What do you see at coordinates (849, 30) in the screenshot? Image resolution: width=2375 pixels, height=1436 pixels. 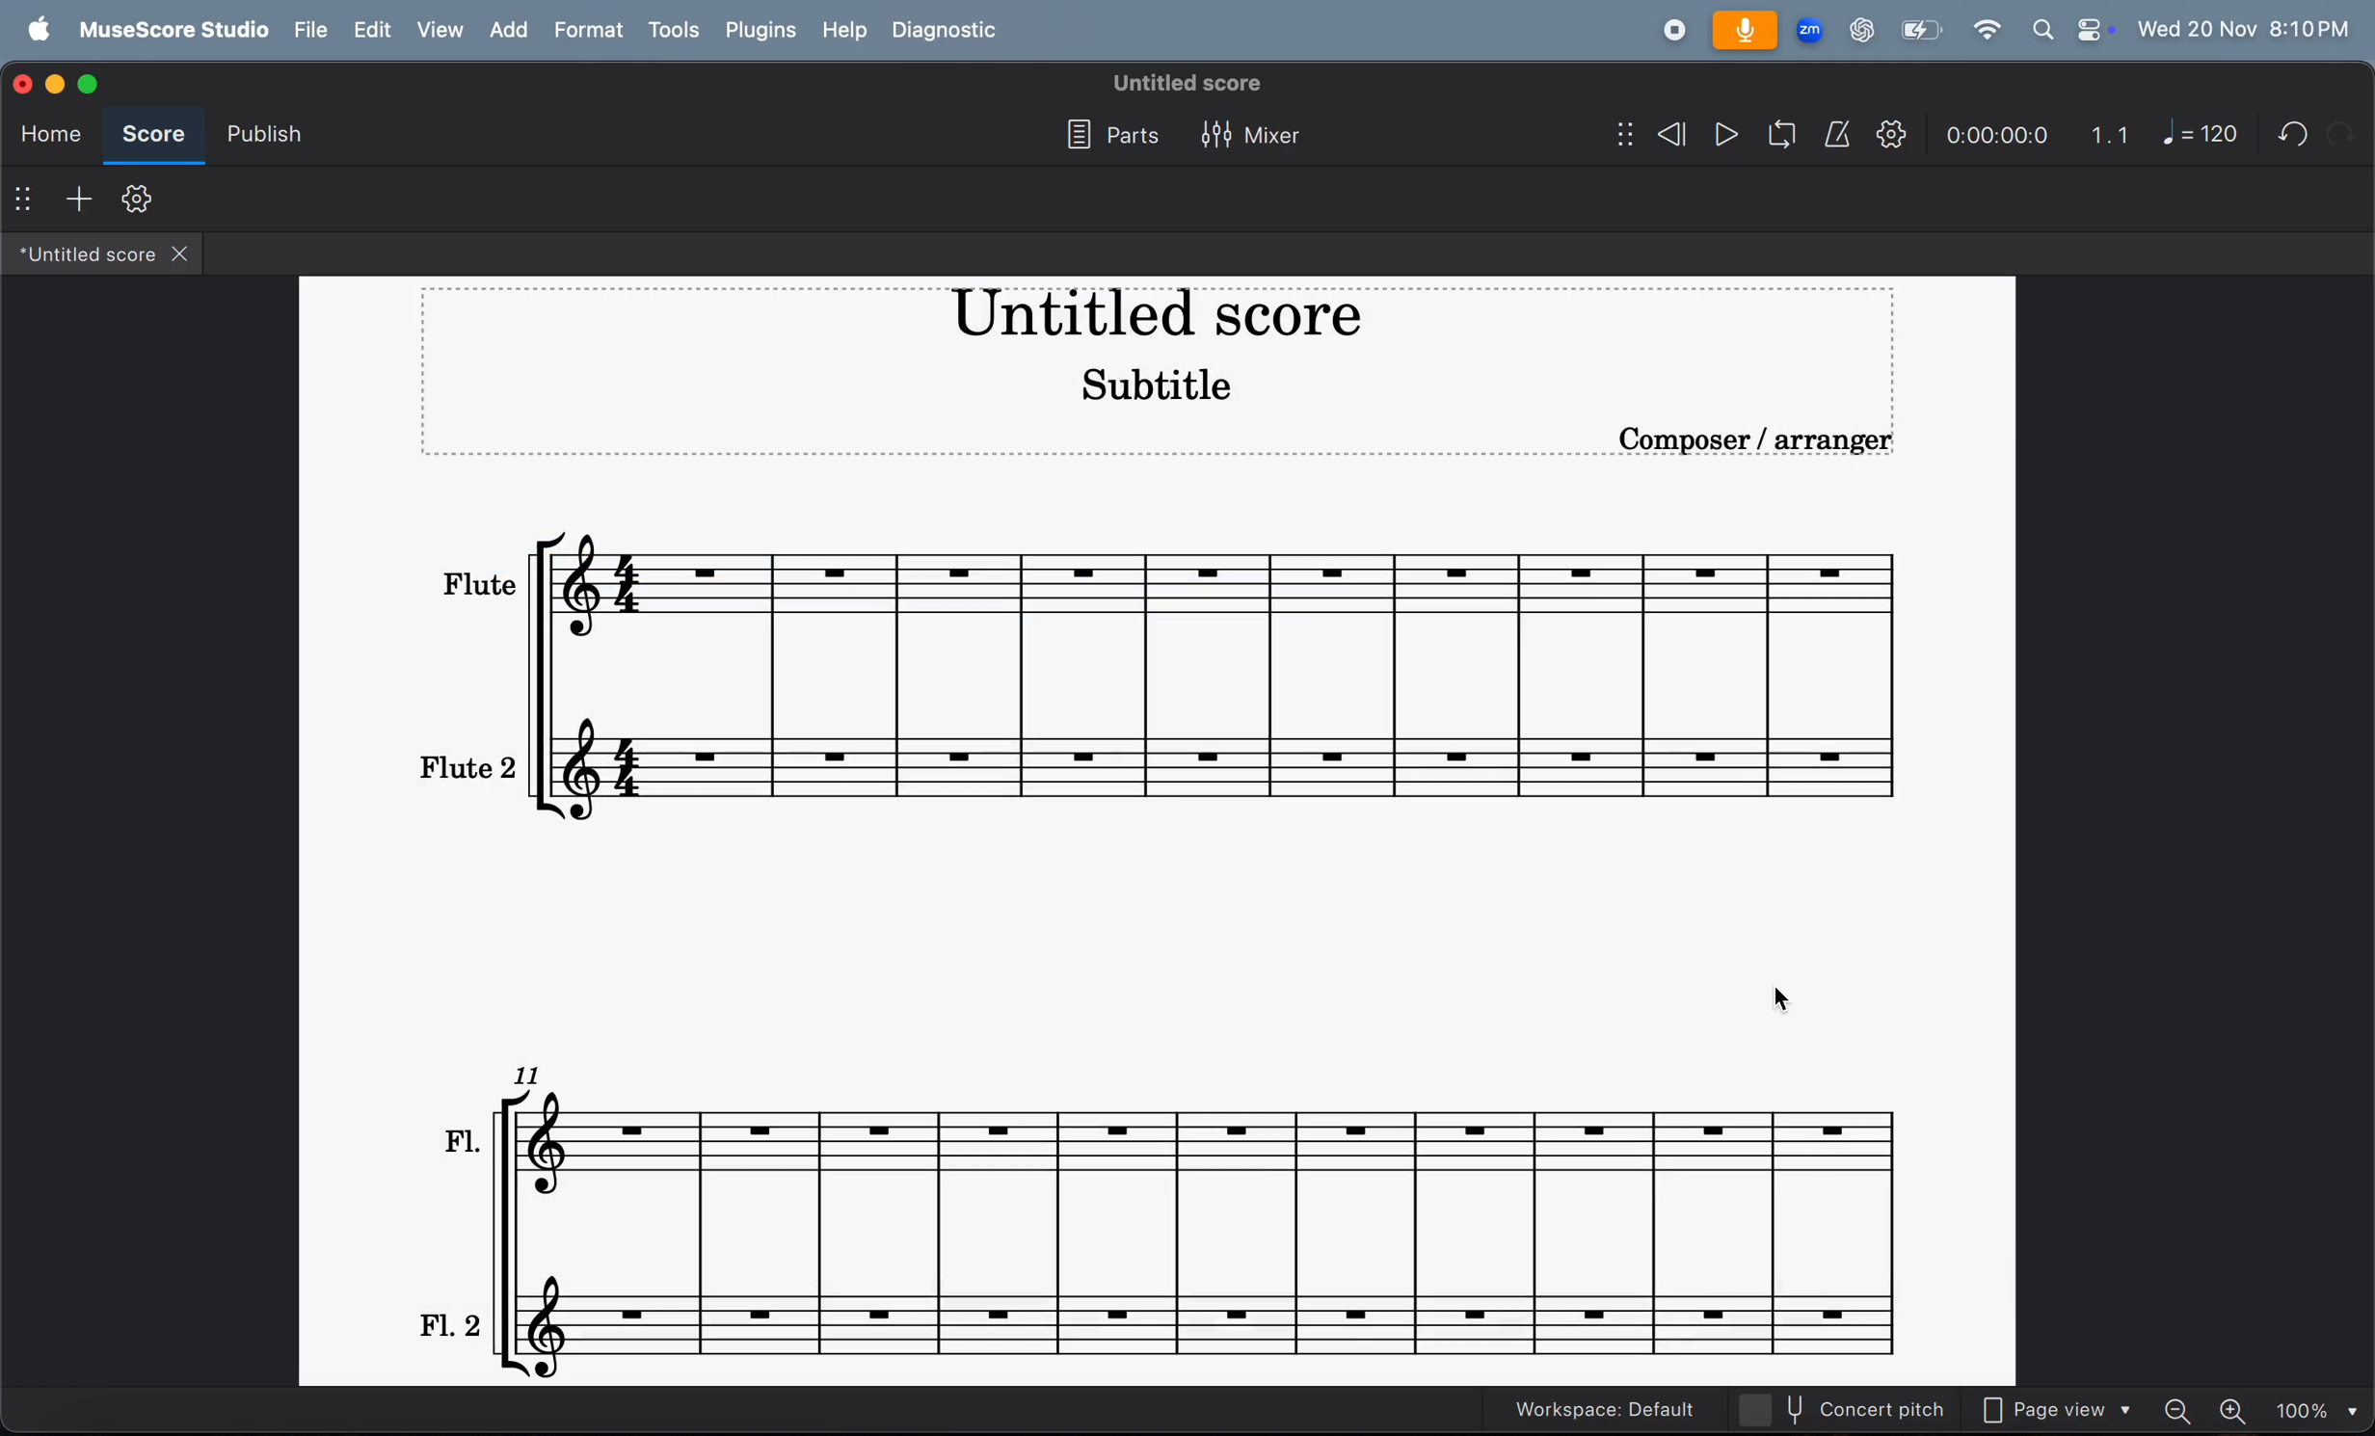 I see `help` at bounding box center [849, 30].